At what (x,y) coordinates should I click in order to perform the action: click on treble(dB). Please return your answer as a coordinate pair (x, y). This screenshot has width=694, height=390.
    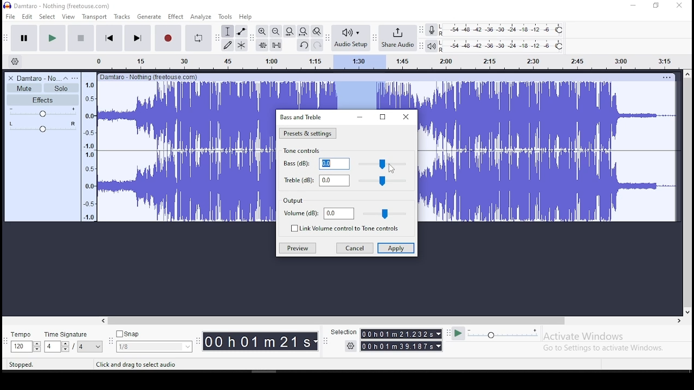
    Looking at the image, I should click on (297, 179).